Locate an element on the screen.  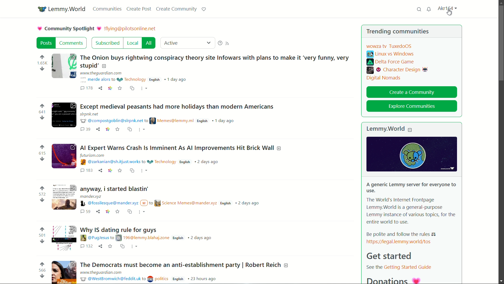
share is located at coordinates (100, 87).